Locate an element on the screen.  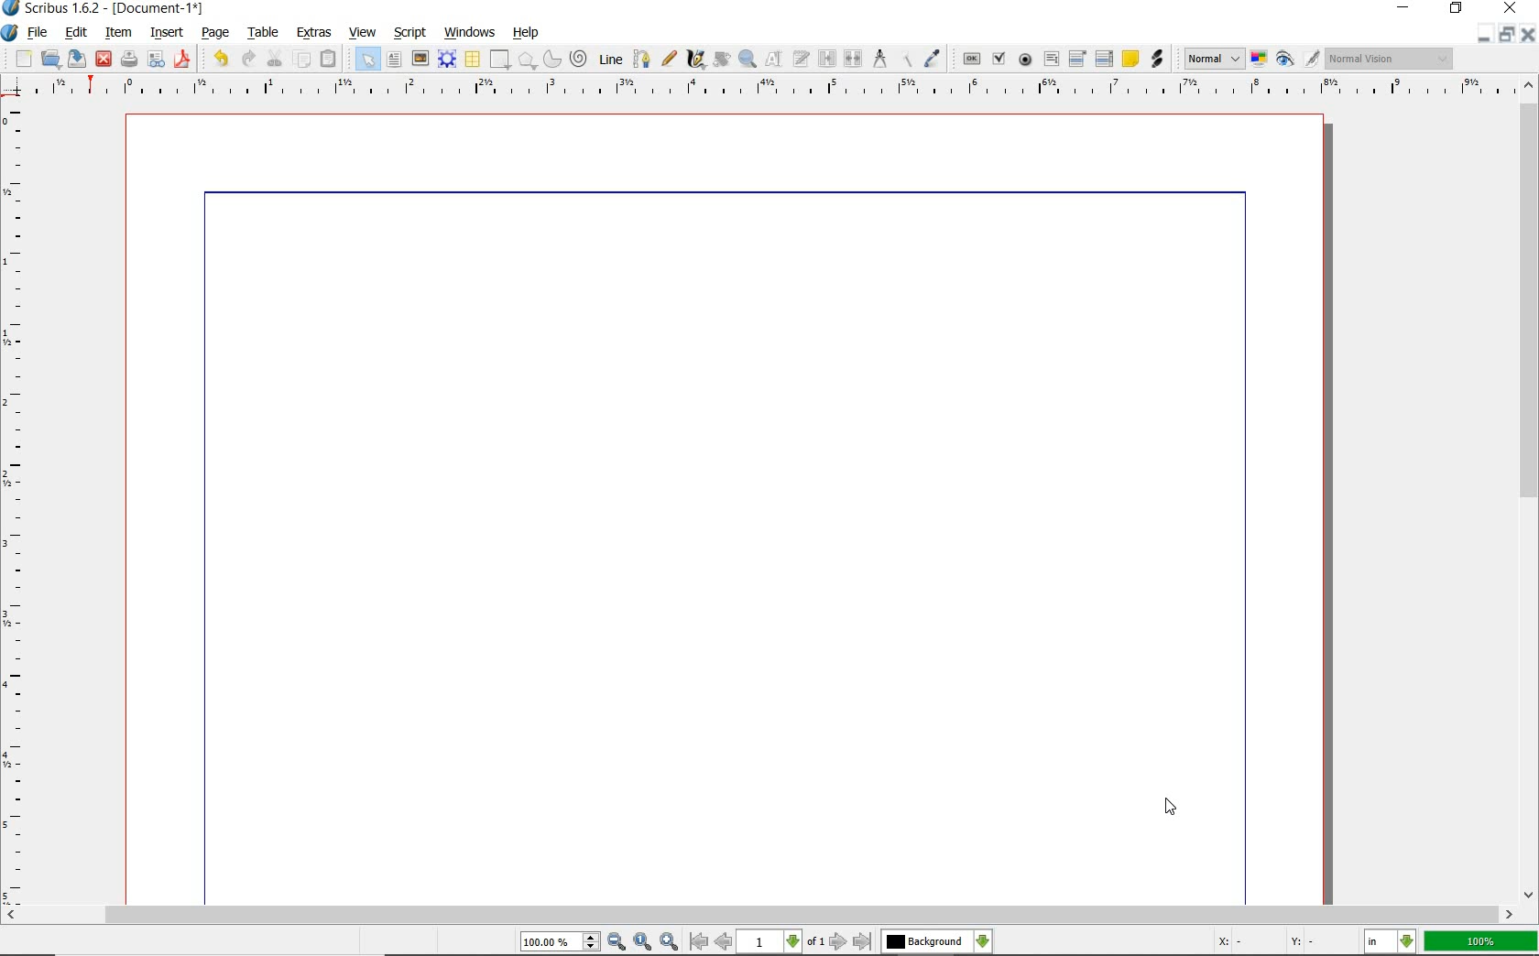
coordinates is located at coordinates (1263, 943).